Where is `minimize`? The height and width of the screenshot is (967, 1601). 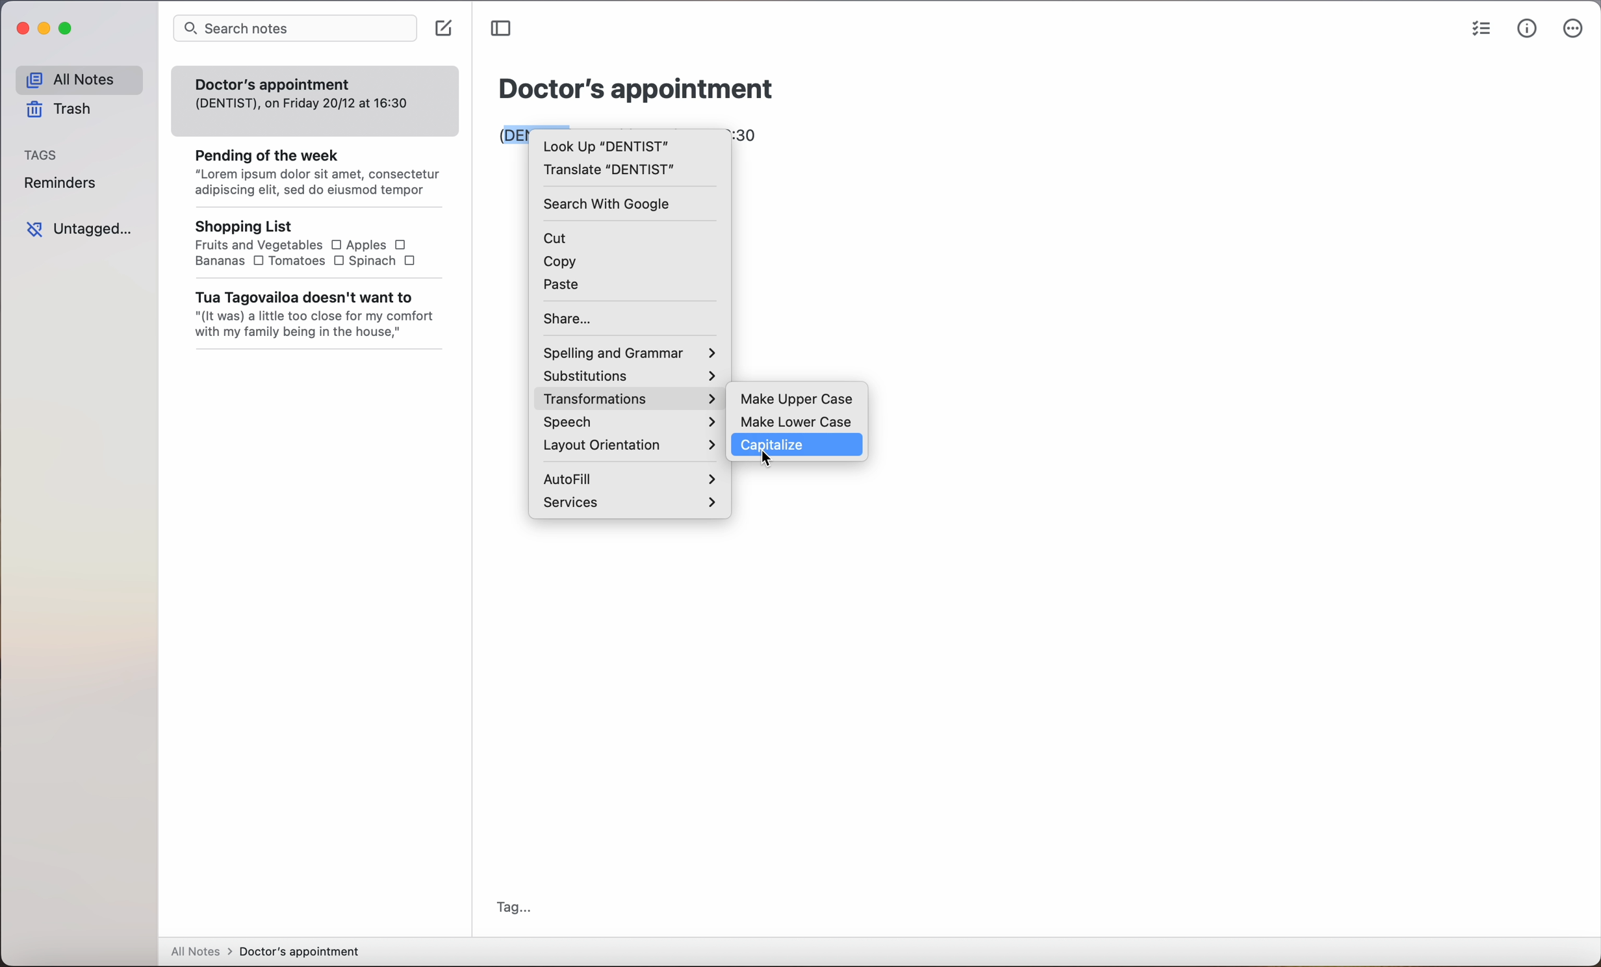
minimize is located at coordinates (45, 29).